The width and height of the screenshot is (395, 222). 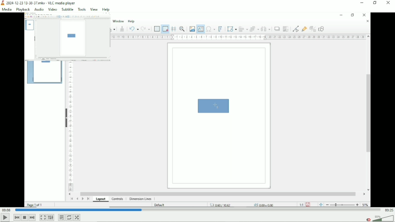 What do you see at coordinates (77, 217) in the screenshot?
I see `Random` at bounding box center [77, 217].